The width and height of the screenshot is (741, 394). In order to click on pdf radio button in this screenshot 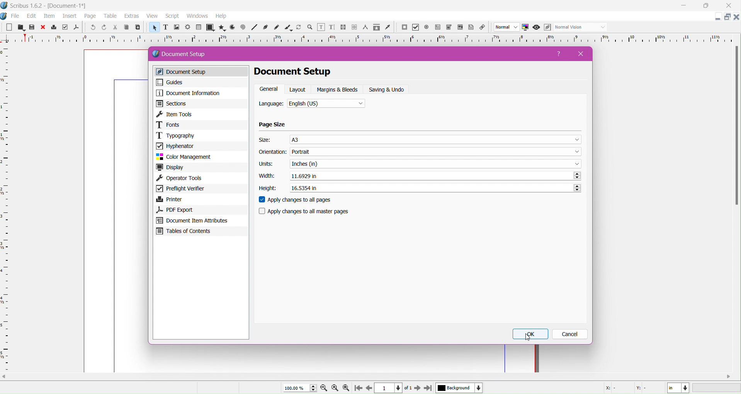, I will do `click(427, 27)`.